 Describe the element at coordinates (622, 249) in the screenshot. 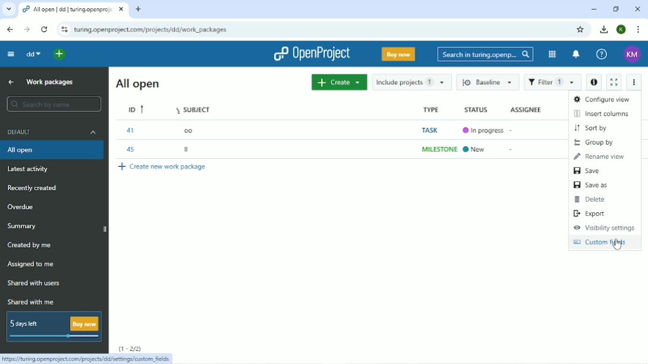

I see `cursor` at that location.